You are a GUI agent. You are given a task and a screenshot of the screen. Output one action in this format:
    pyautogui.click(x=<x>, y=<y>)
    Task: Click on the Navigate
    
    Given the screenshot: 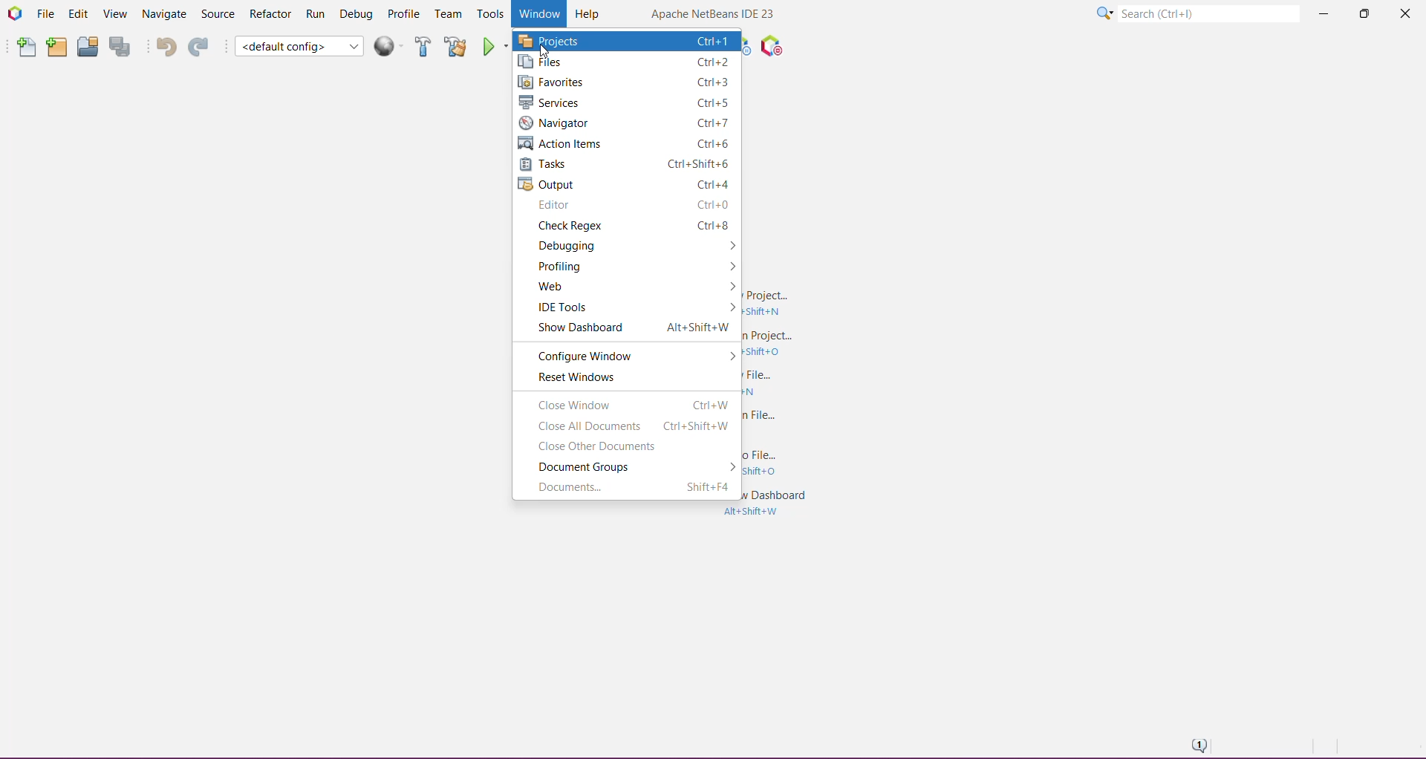 What is the action you would take?
    pyautogui.click(x=163, y=14)
    